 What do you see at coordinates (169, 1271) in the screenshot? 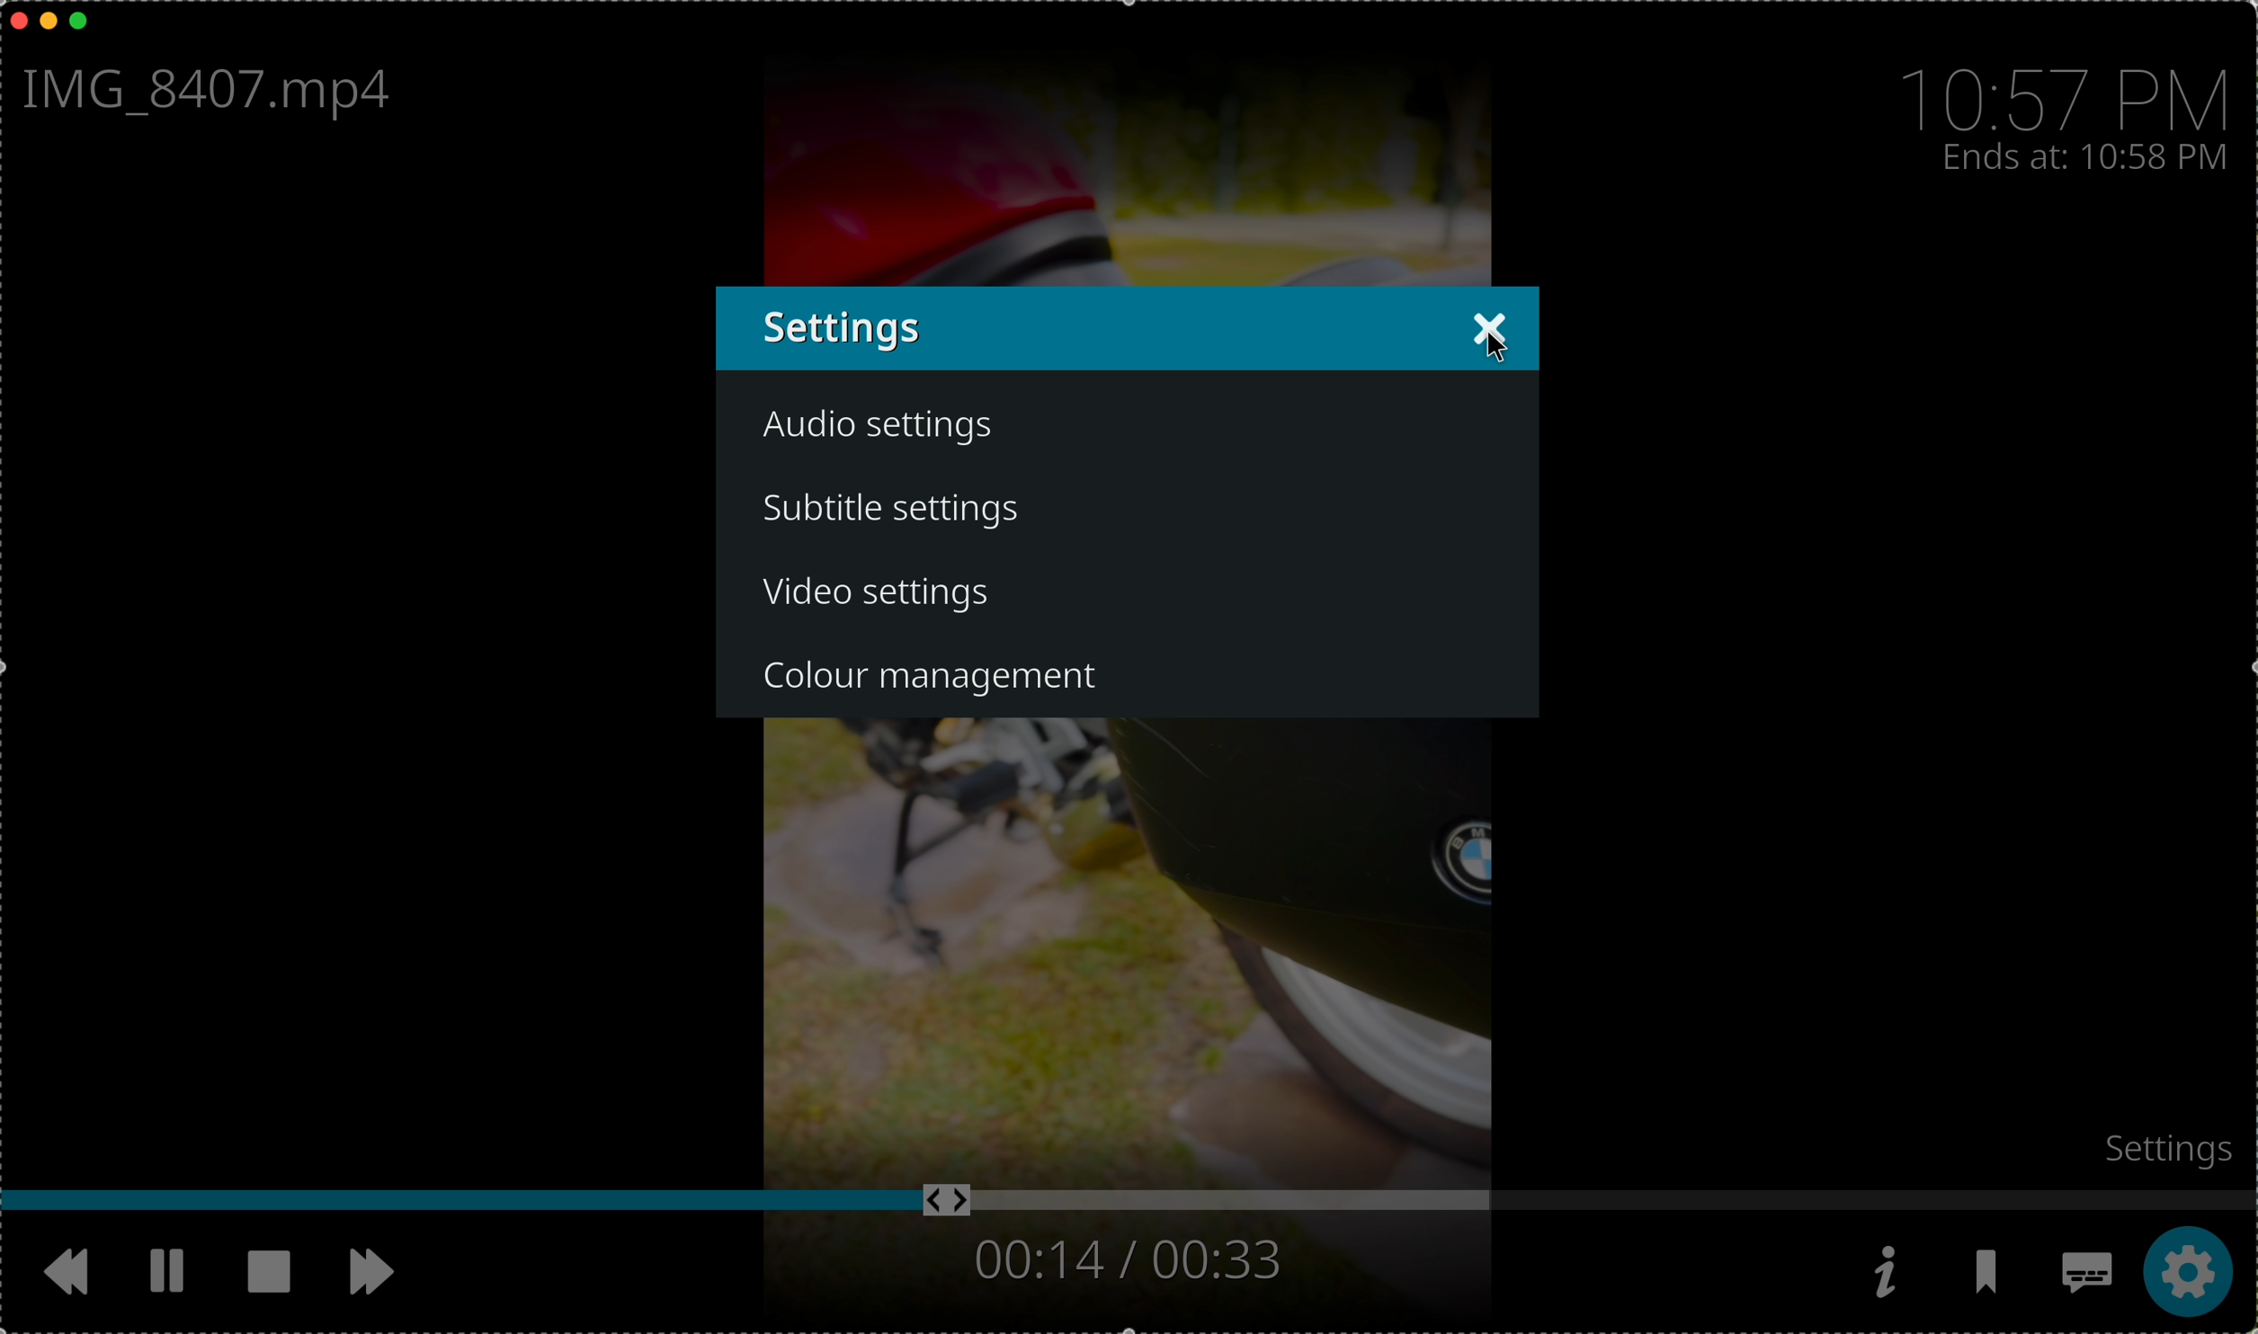
I see `pause` at bounding box center [169, 1271].